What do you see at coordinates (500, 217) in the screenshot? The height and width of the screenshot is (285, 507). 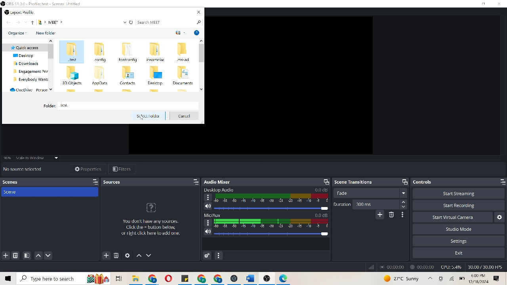 I see `Configure virtual camera` at bounding box center [500, 217].